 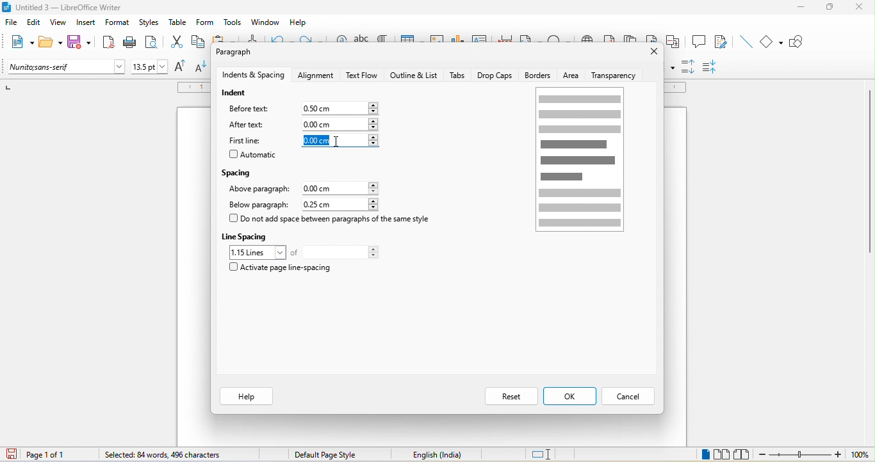 What do you see at coordinates (331, 205) in the screenshot?
I see `0.25 cm` at bounding box center [331, 205].